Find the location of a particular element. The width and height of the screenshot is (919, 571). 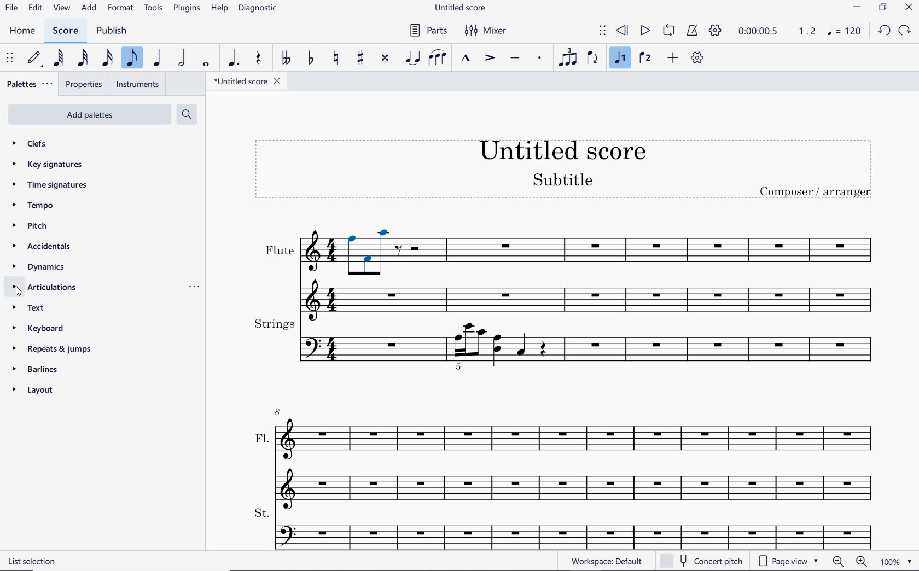

TIE is located at coordinates (412, 56).